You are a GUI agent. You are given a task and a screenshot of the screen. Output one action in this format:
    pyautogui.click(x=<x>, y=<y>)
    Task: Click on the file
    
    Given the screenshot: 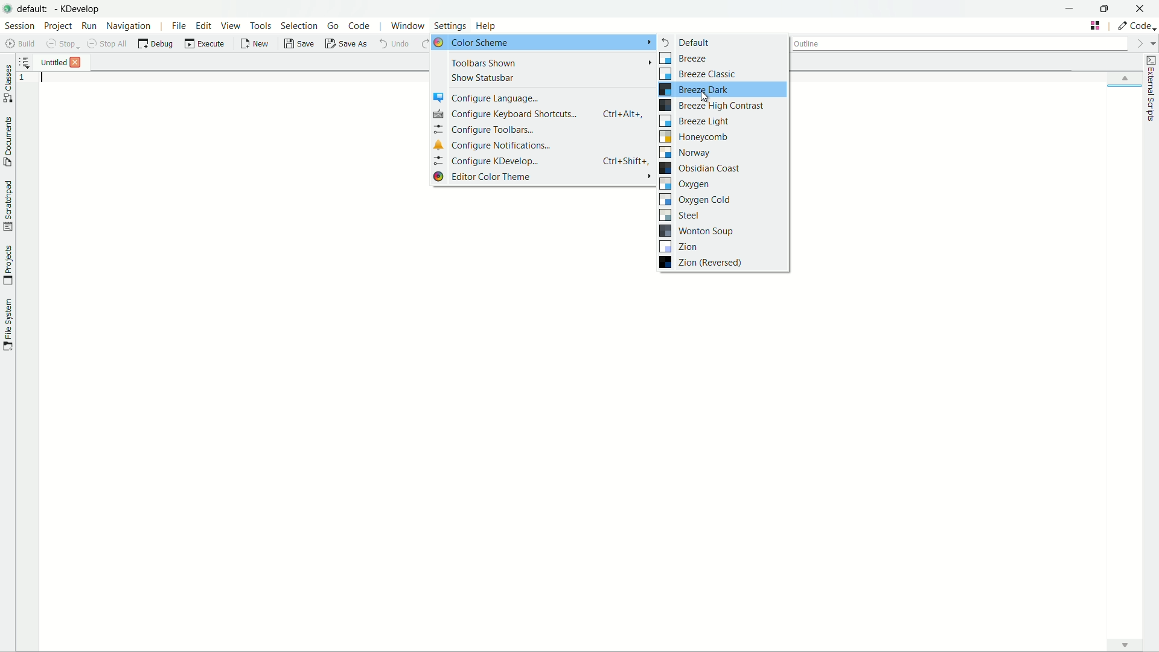 What is the action you would take?
    pyautogui.click(x=180, y=27)
    